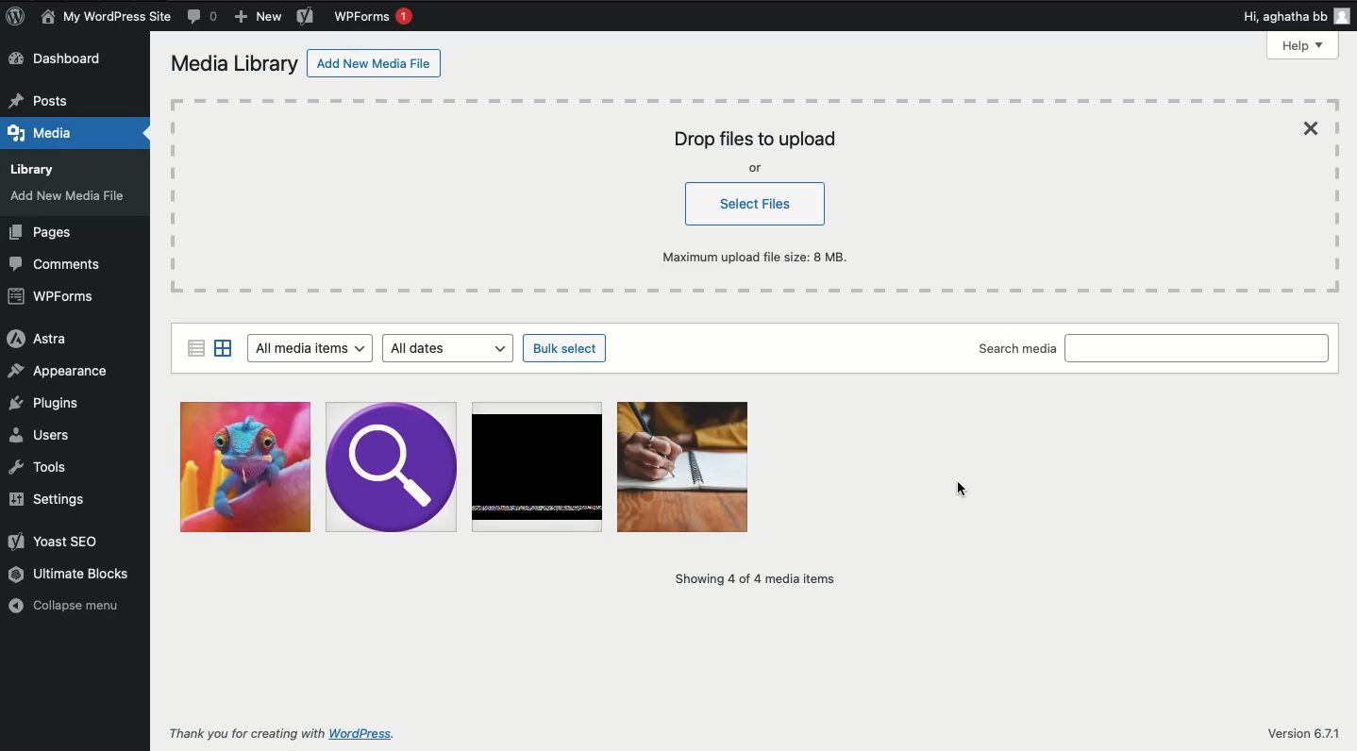 The height and width of the screenshot is (751, 1357). I want to click on Search, so click(1199, 348).